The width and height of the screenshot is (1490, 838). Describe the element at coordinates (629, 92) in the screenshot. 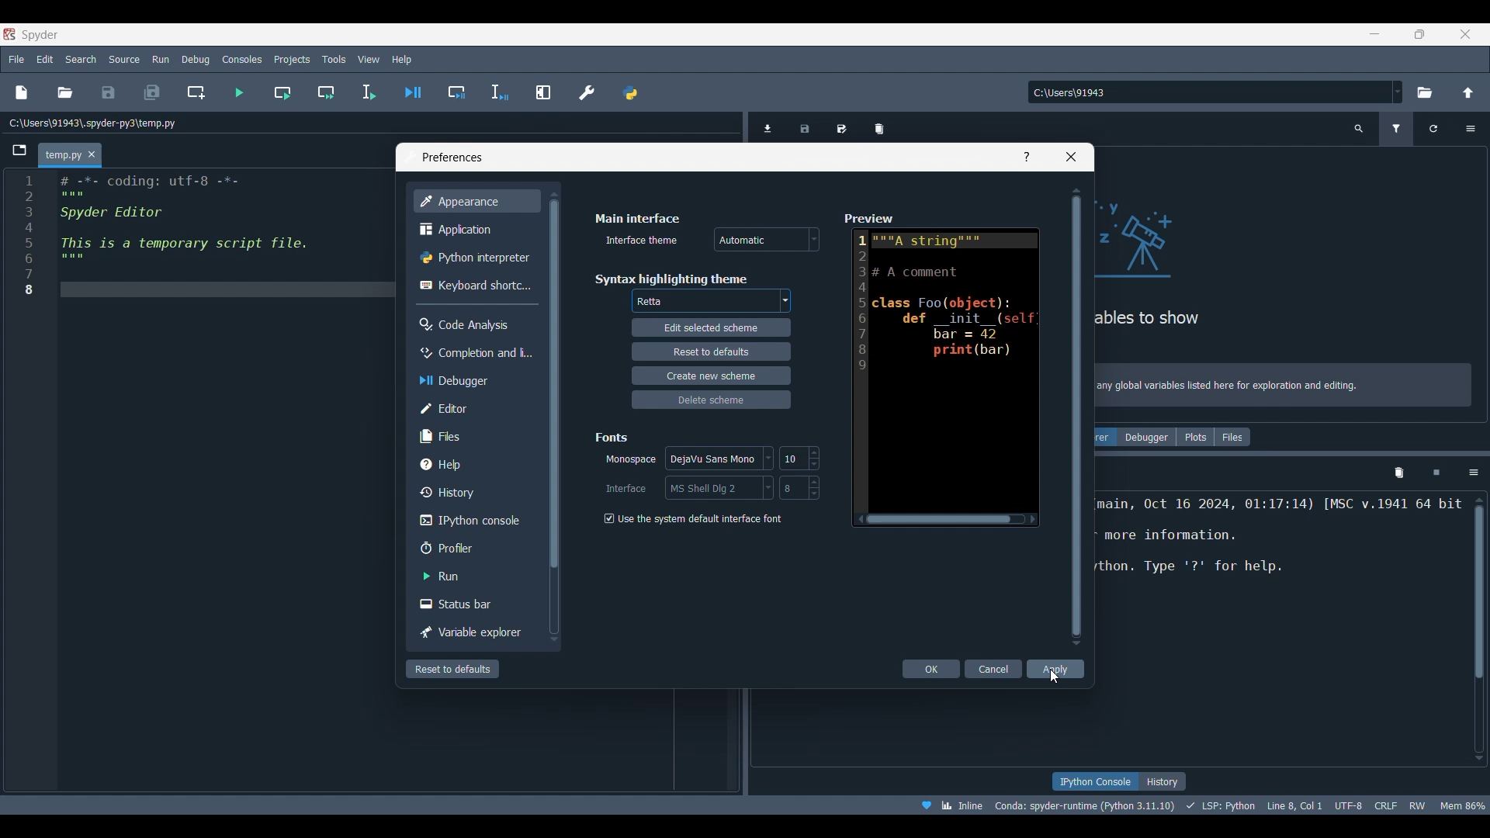

I see `PYTHONPATH manager` at that location.